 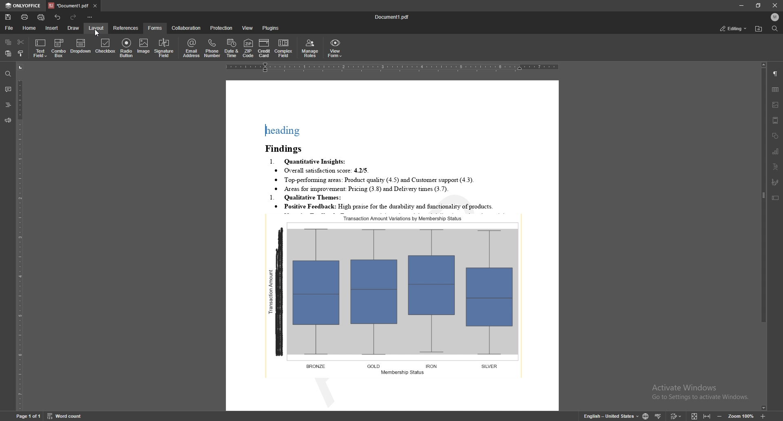 What do you see at coordinates (776, 166) in the screenshot?
I see `text art` at bounding box center [776, 166].